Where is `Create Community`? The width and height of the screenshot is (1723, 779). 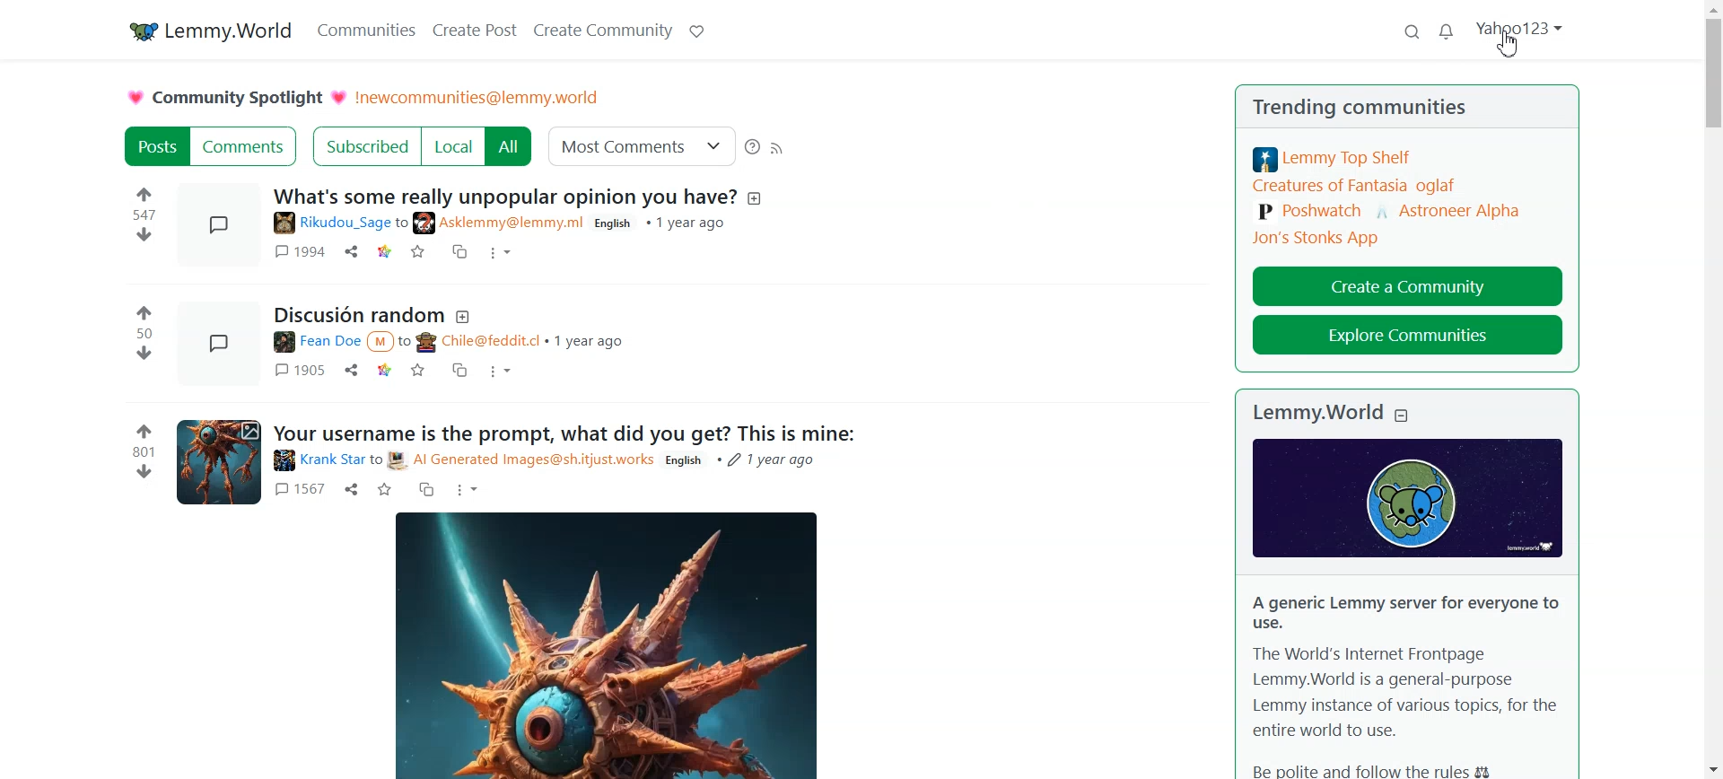
Create Community is located at coordinates (601, 29).